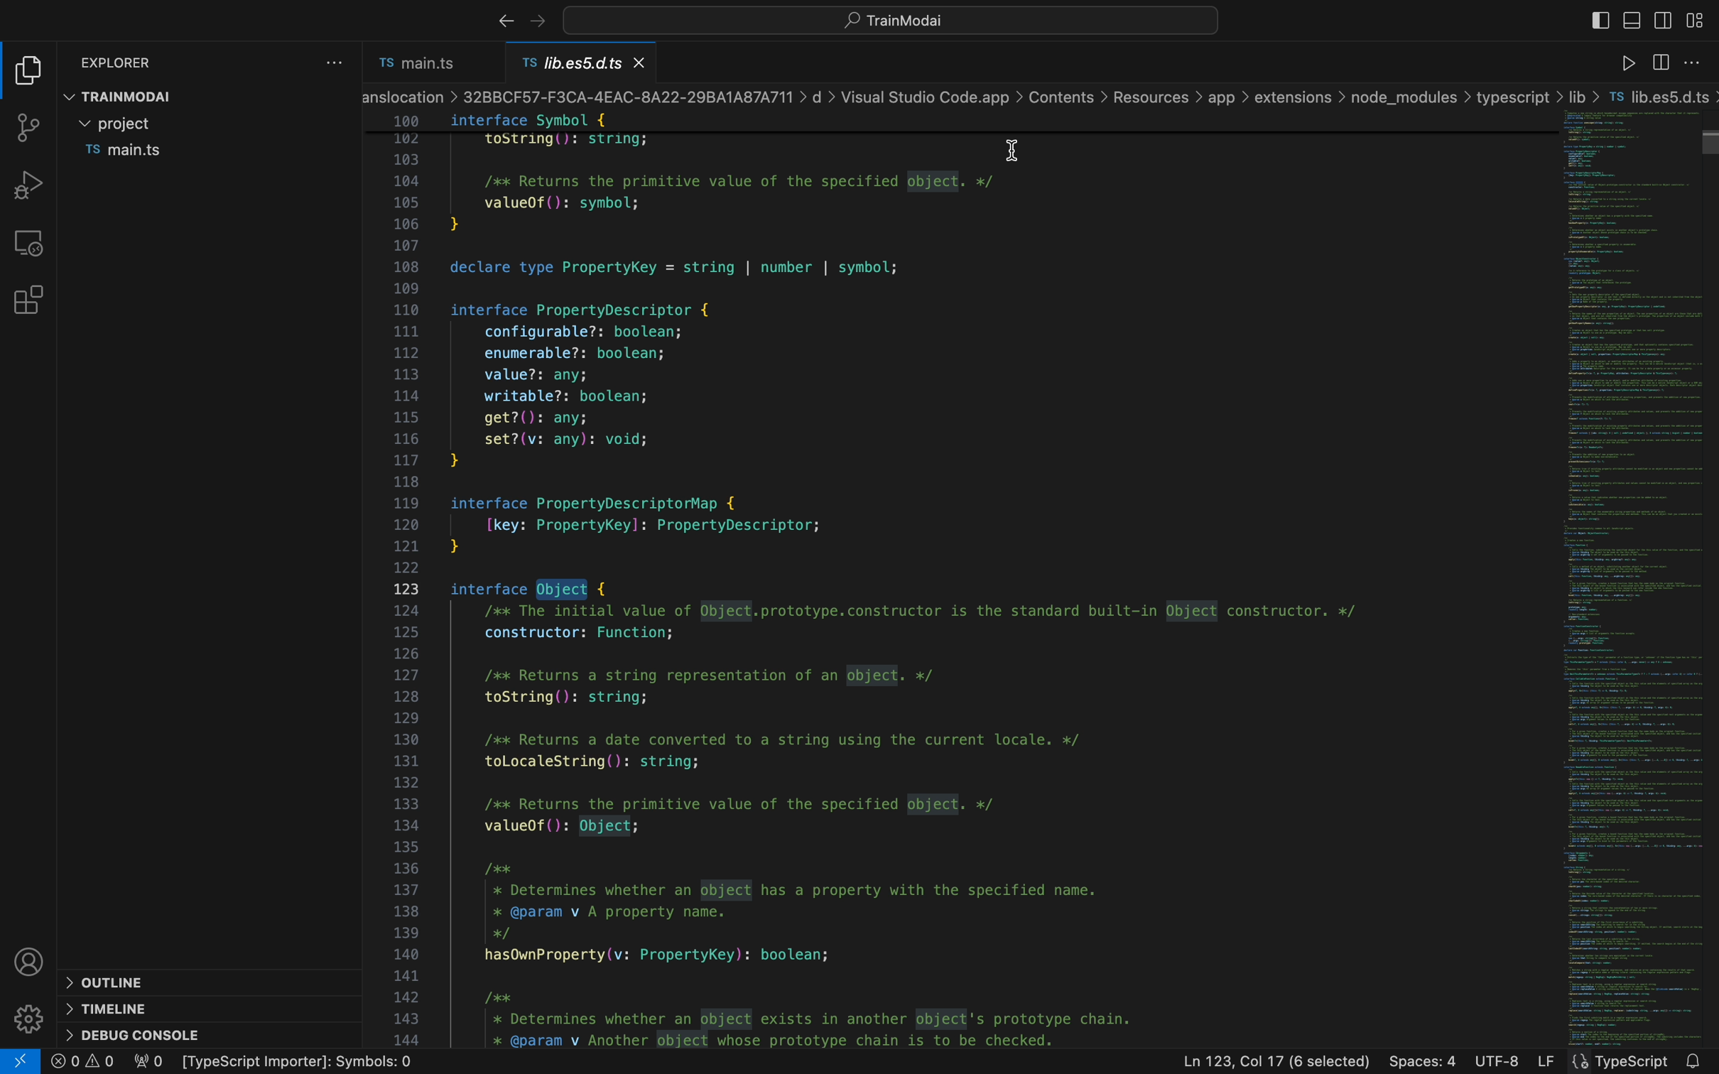 This screenshot has width=1719, height=1074. Describe the element at coordinates (31, 68) in the screenshot. I see `file explore` at that location.